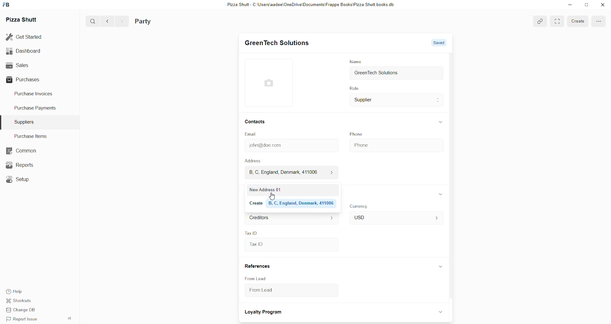  I want to click on Saved, so click(439, 42).